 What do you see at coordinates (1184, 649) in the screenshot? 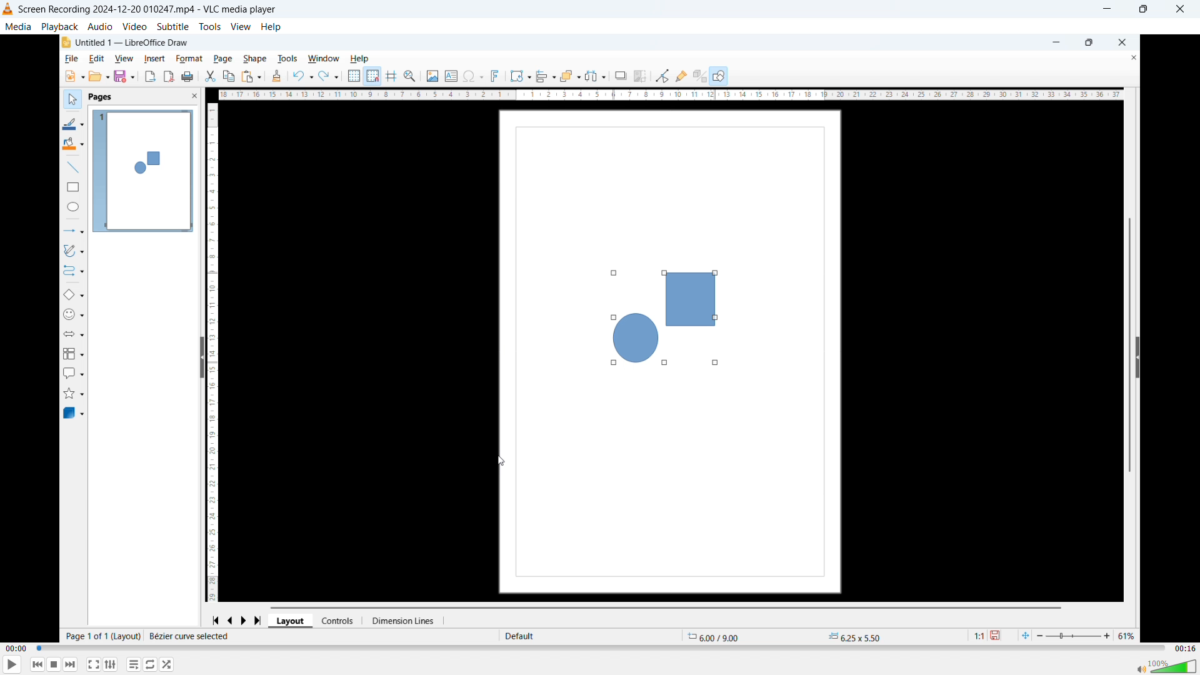
I see `Video duration ` at bounding box center [1184, 649].